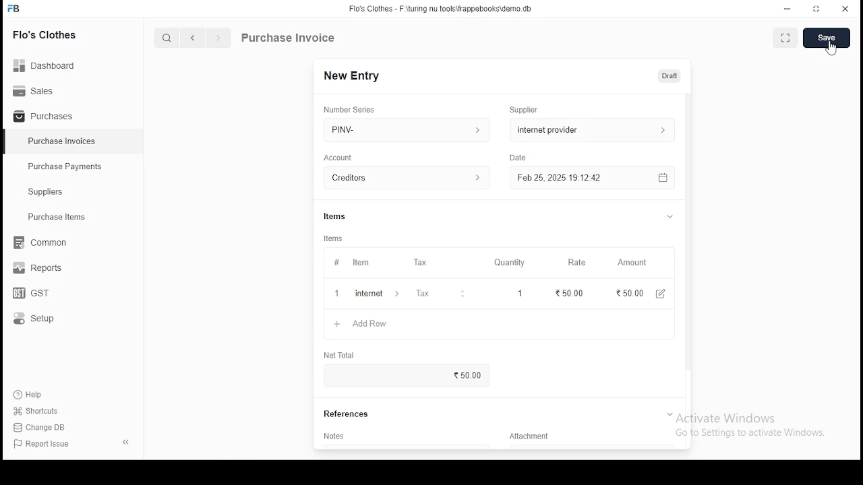 This screenshot has height=485, width=863. I want to click on next, so click(218, 39).